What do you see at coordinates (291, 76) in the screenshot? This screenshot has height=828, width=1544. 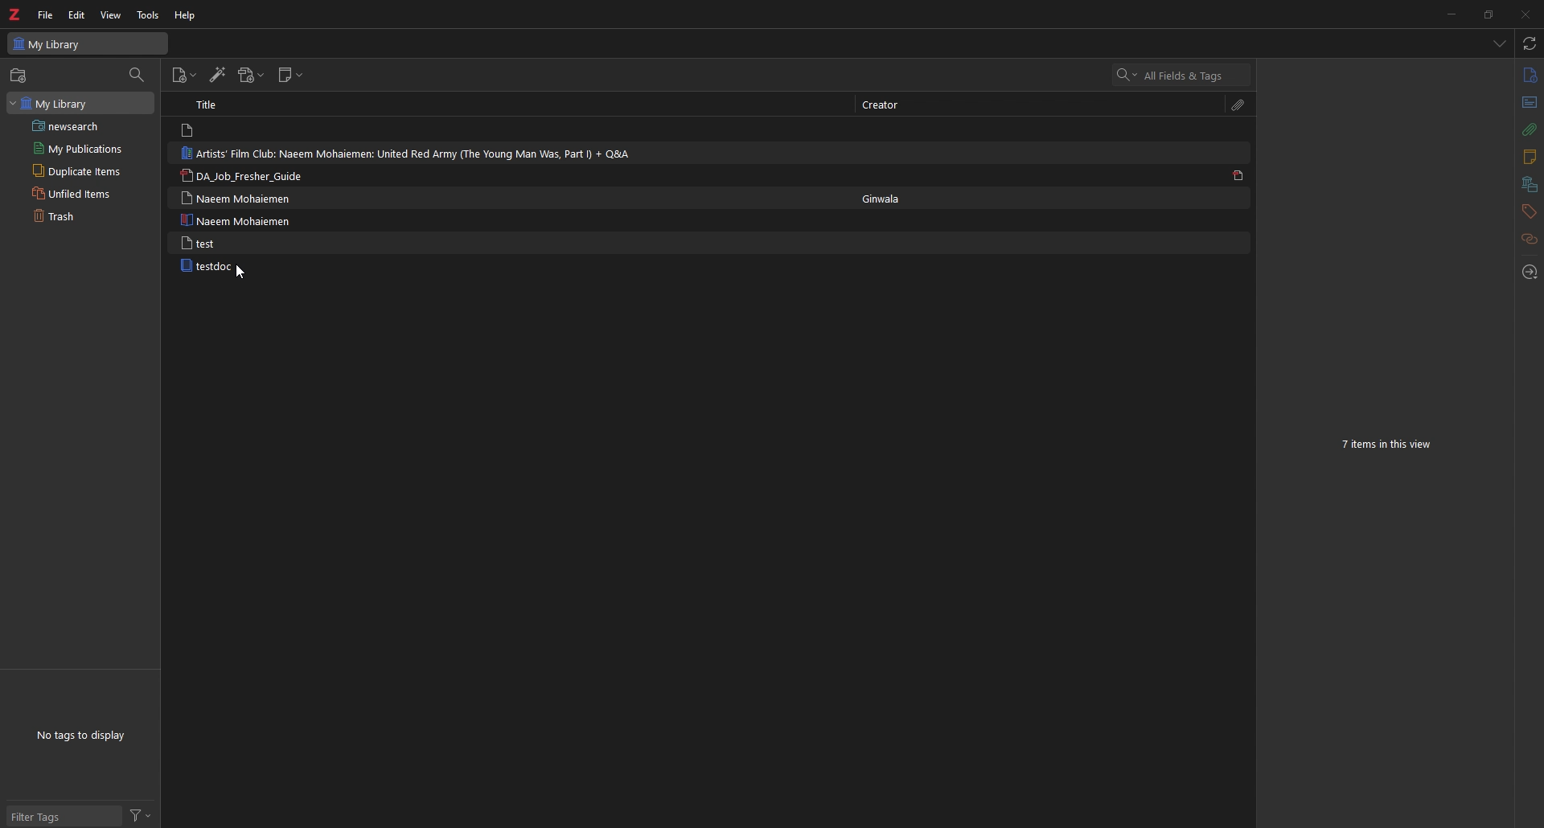 I see `new note` at bounding box center [291, 76].